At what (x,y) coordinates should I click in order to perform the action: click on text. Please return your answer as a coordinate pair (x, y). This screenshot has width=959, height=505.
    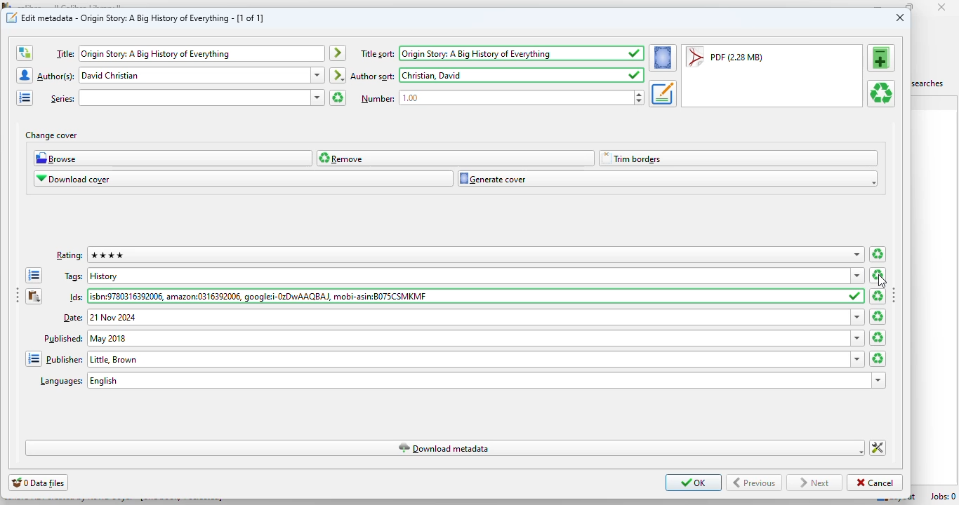
    Looking at the image, I should click on (74, 277).